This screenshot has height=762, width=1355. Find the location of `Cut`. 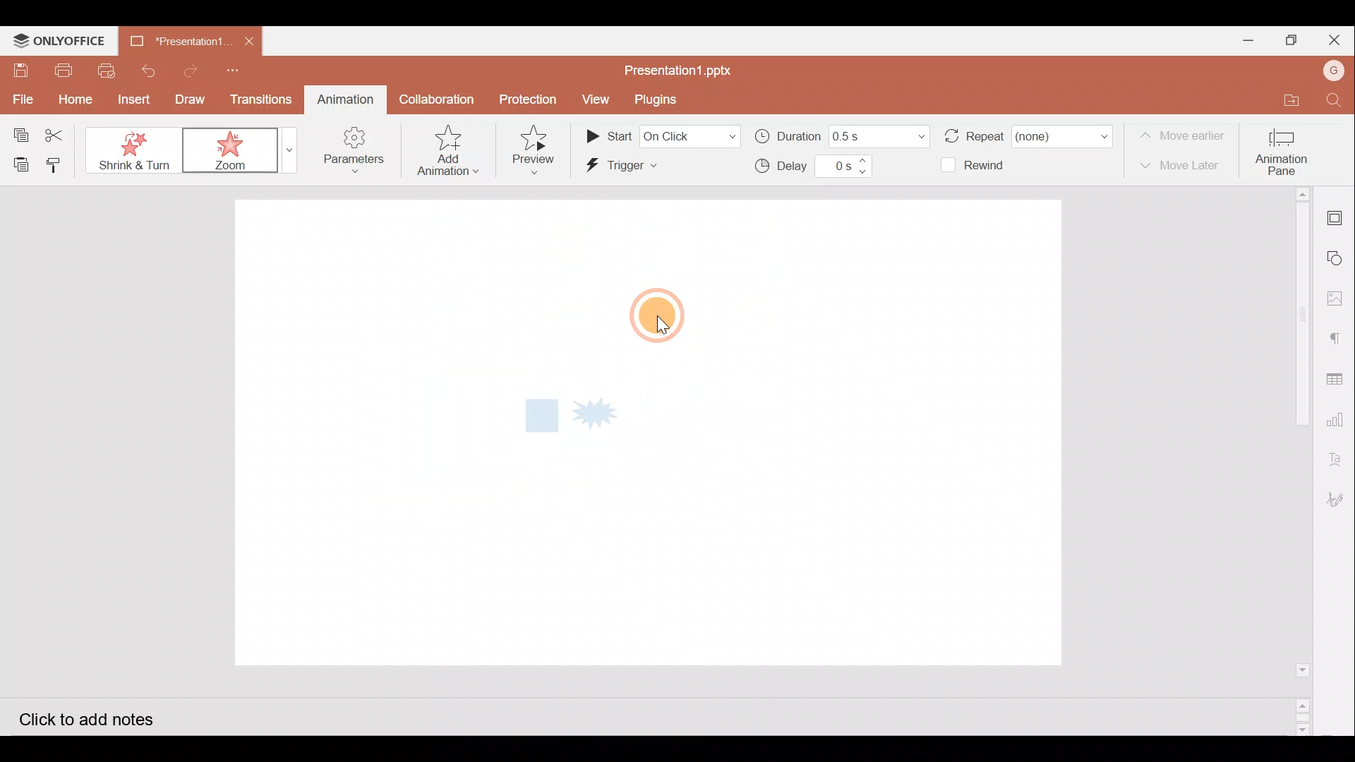

Cut is located at coordinates (60, 133).